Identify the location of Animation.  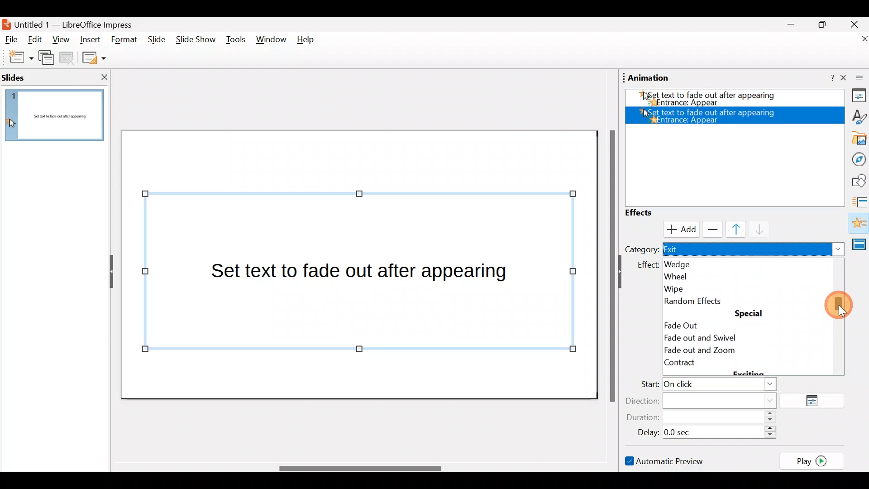
(858, 224).